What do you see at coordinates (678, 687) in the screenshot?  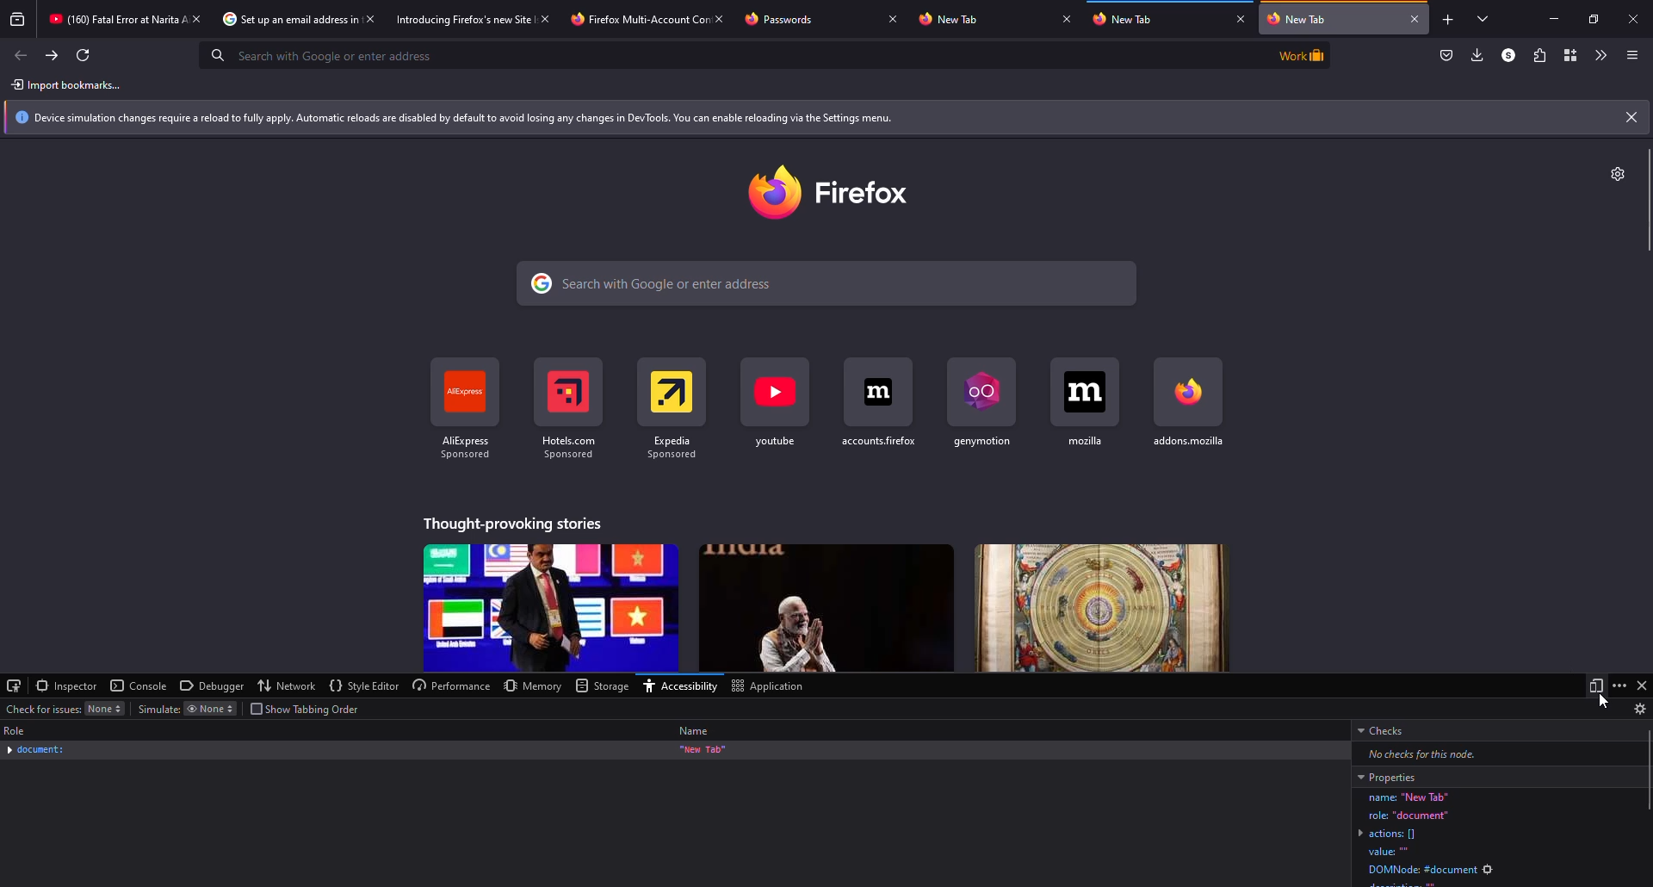 I see `accessibility` at bounding box center [678, 687].